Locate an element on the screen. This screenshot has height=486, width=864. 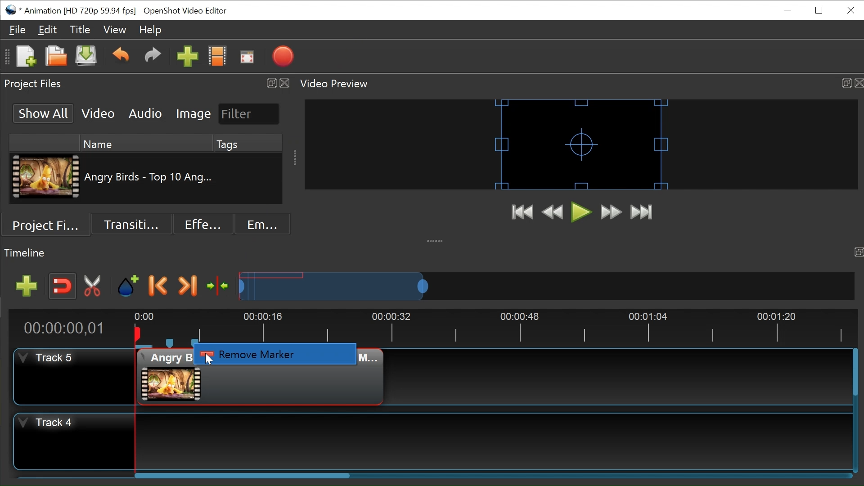
OpenShot Desktop Icon is located at coordinates (12, 10).